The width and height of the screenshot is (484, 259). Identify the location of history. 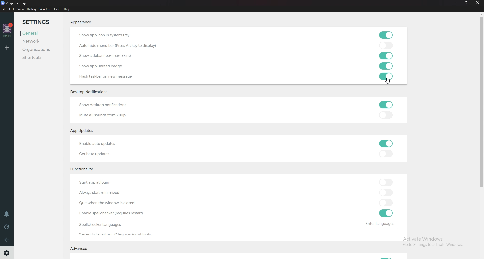
(32, 9).